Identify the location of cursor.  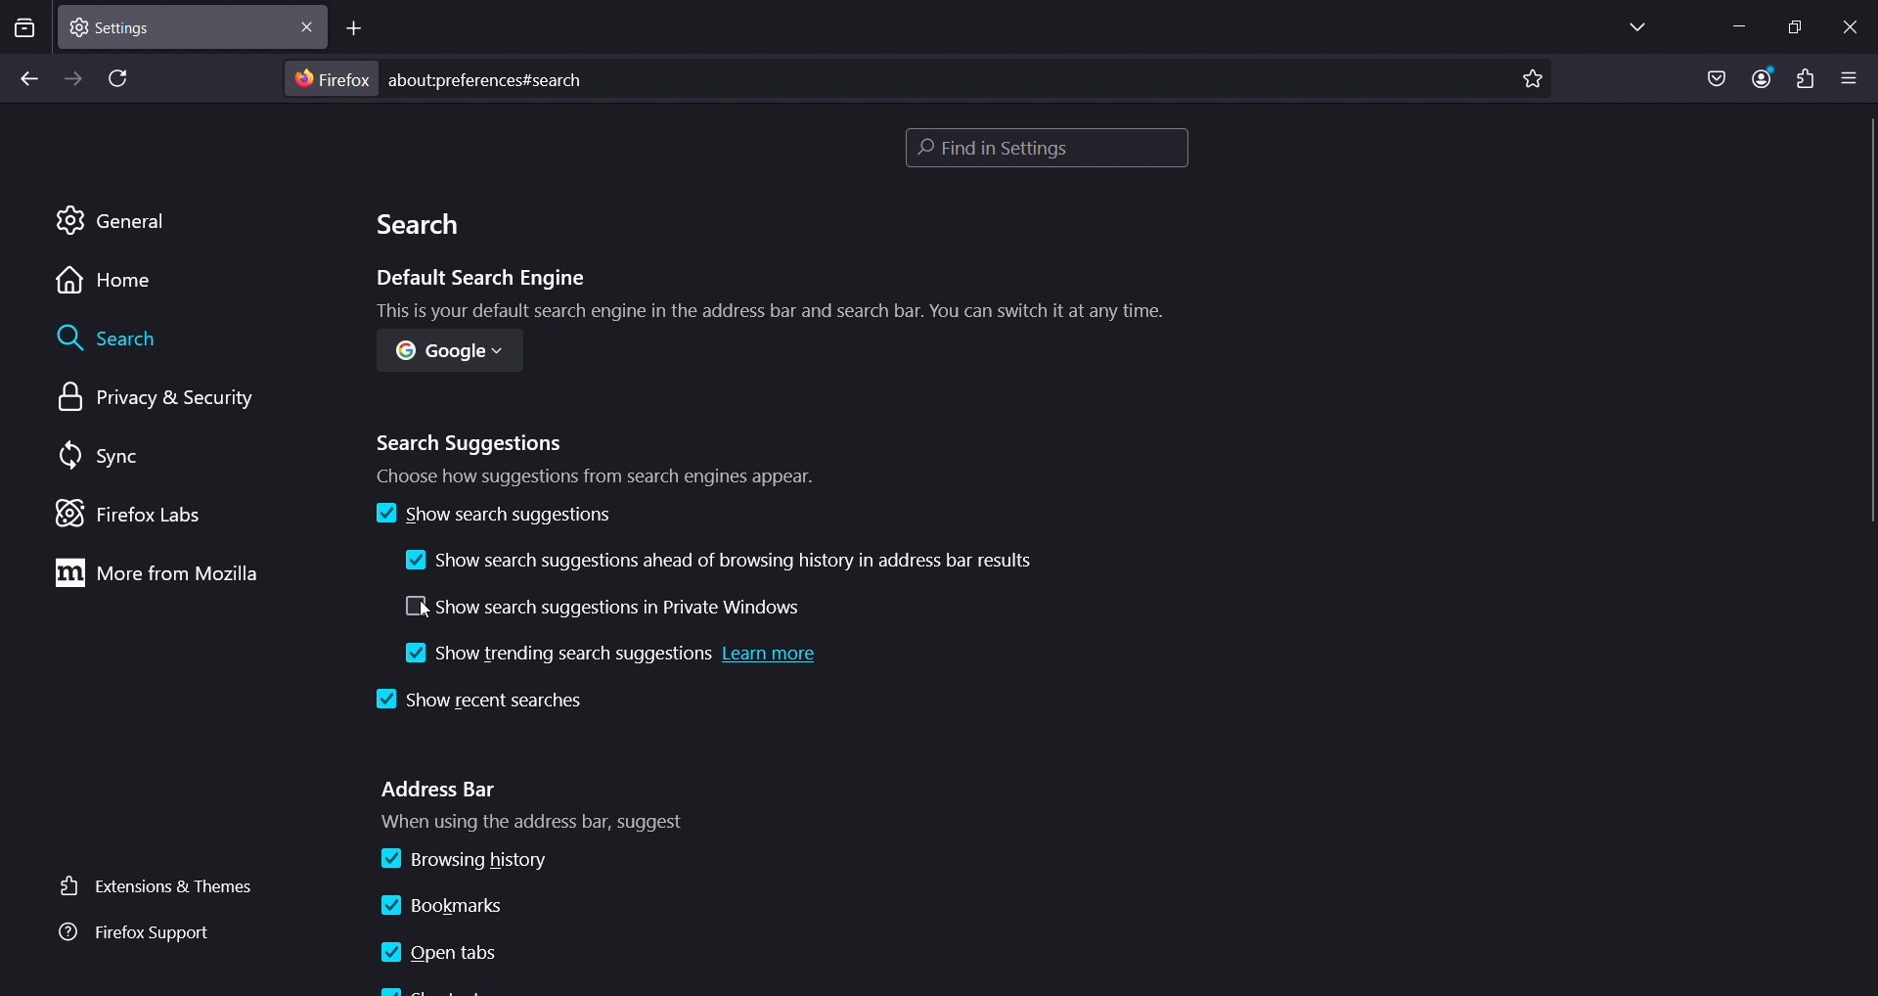
(426, 608).